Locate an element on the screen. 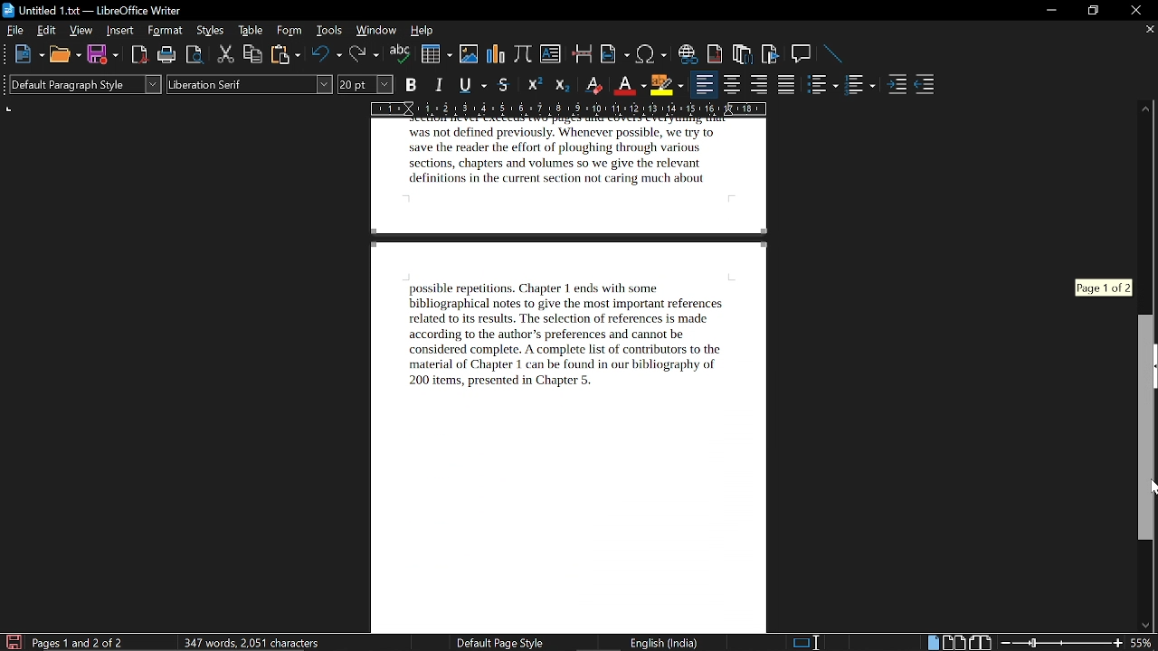 This screenshot has width=1158, height=651. print is located at coordinates (166, 55).